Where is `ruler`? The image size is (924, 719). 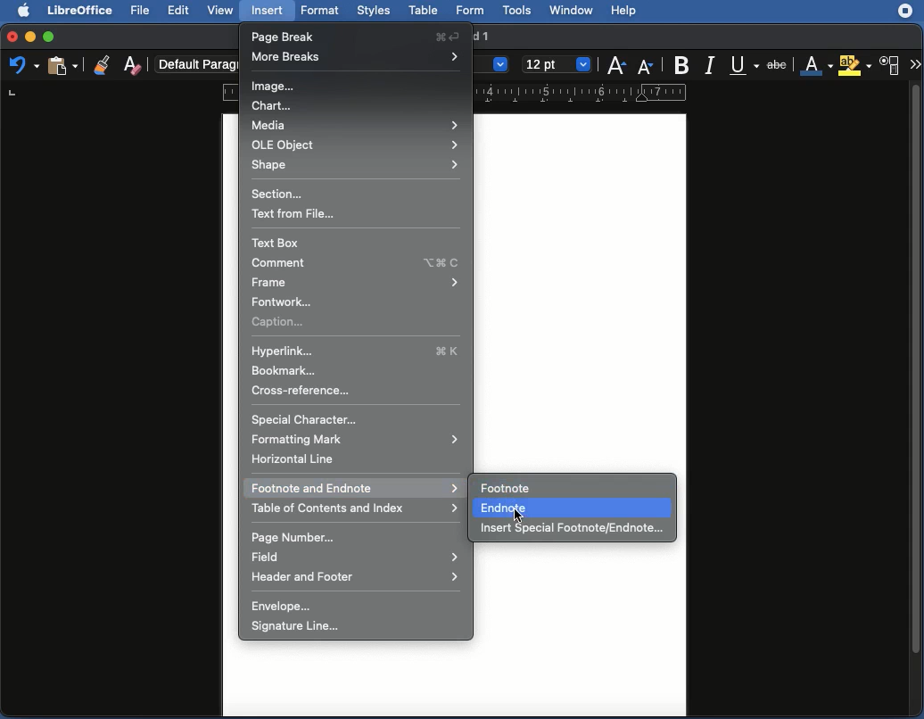 ruler is located at coordinates (230, 93).